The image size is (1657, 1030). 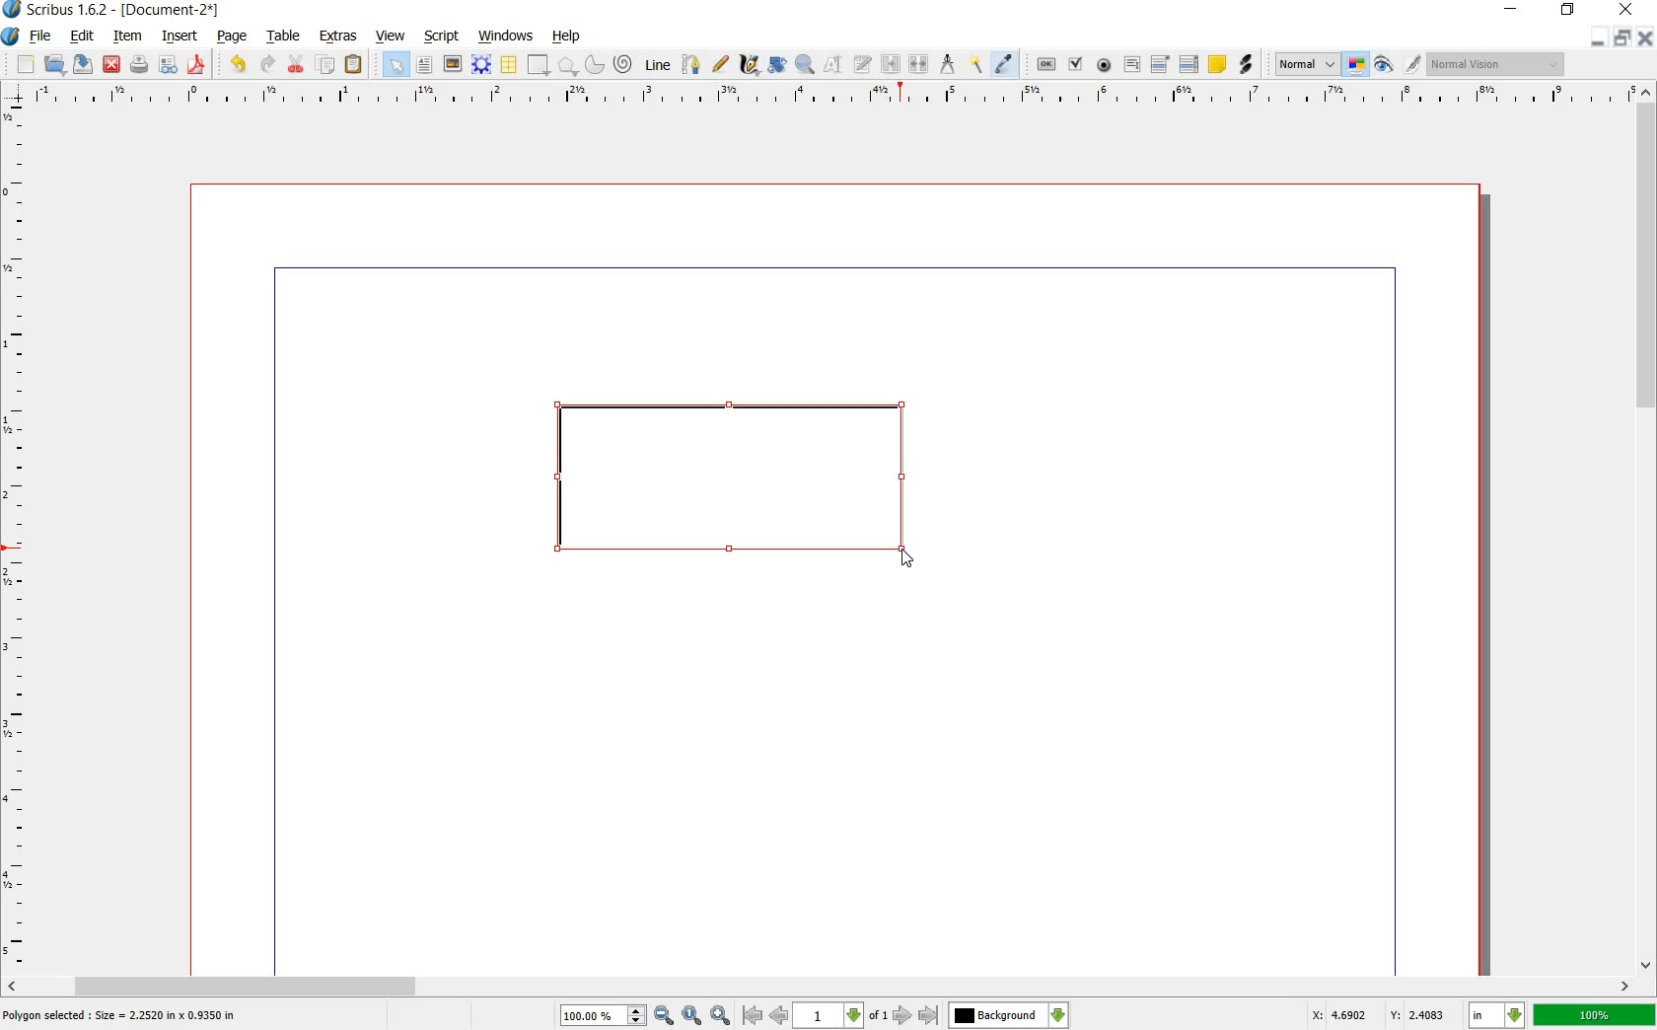 What do you see at coordinates (1302, 64) in the screenshot?
I see `SELECT THE IMAGE PREVIEW QUALITY` at bounding box center [1302, 64].